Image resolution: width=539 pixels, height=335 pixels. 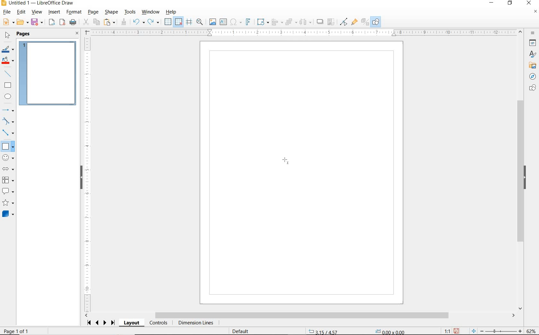 I want to click on HIDE, so click(x=81, y=178).